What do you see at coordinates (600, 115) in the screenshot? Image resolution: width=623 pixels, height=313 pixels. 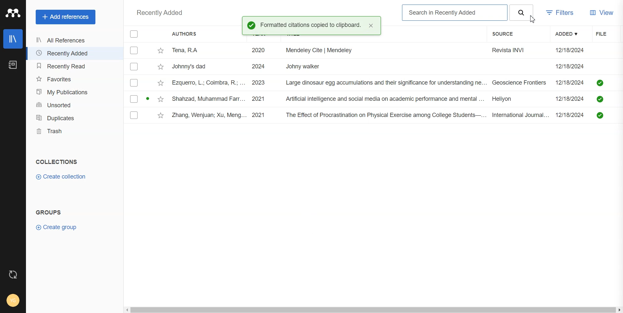 I see `saved` at bounding box center [600, 115].